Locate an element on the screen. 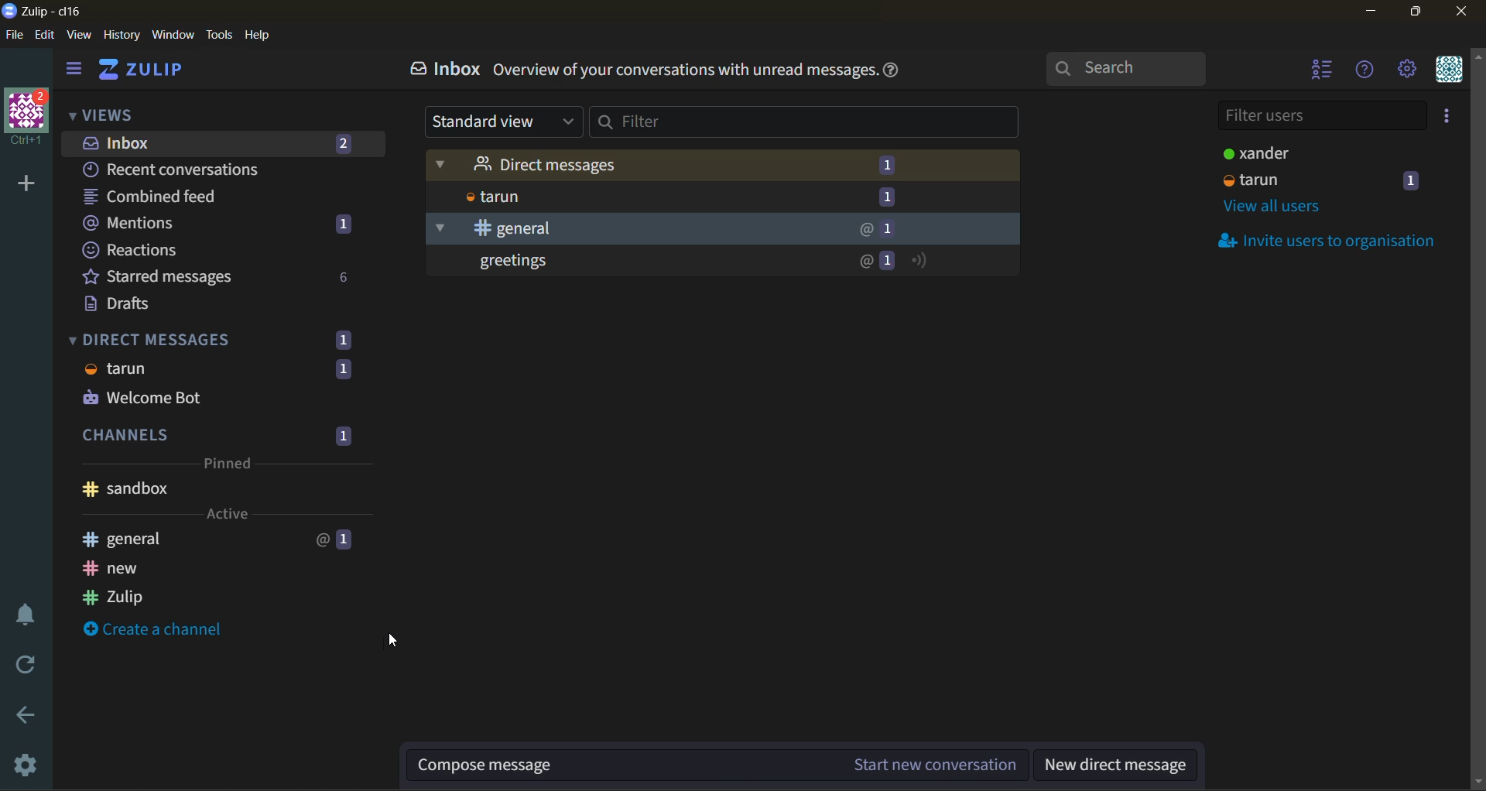 The width and height of the screenshot is (1486, 791). view is located at coordinates (82, 36).